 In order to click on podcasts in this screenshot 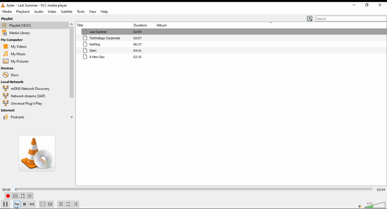, I will do `click(28, 117)`.